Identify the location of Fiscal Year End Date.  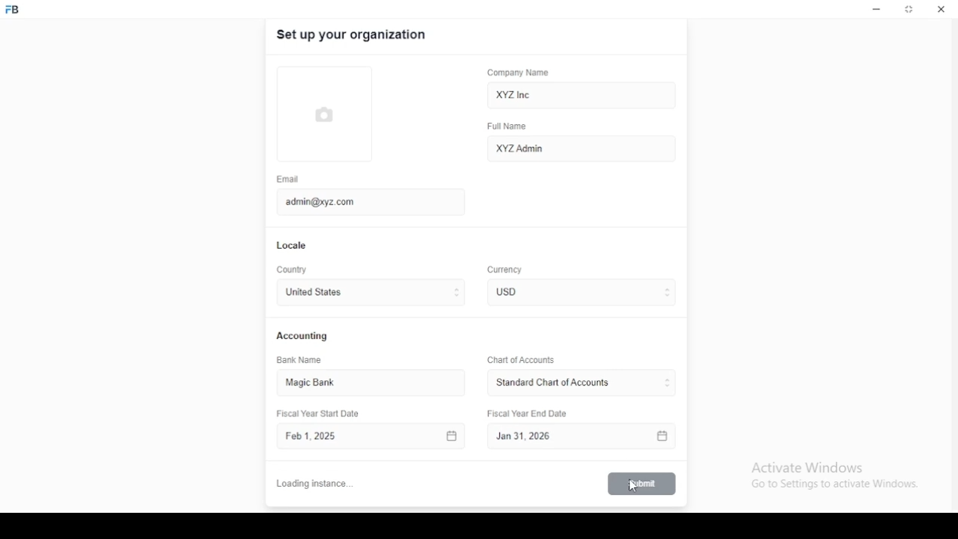
(528, 413).